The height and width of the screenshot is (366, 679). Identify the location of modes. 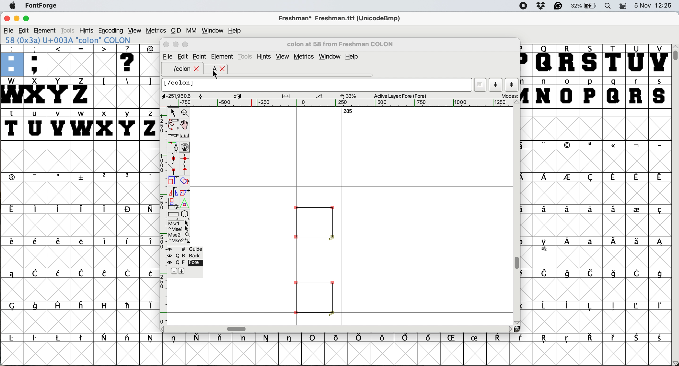
(507, 96).